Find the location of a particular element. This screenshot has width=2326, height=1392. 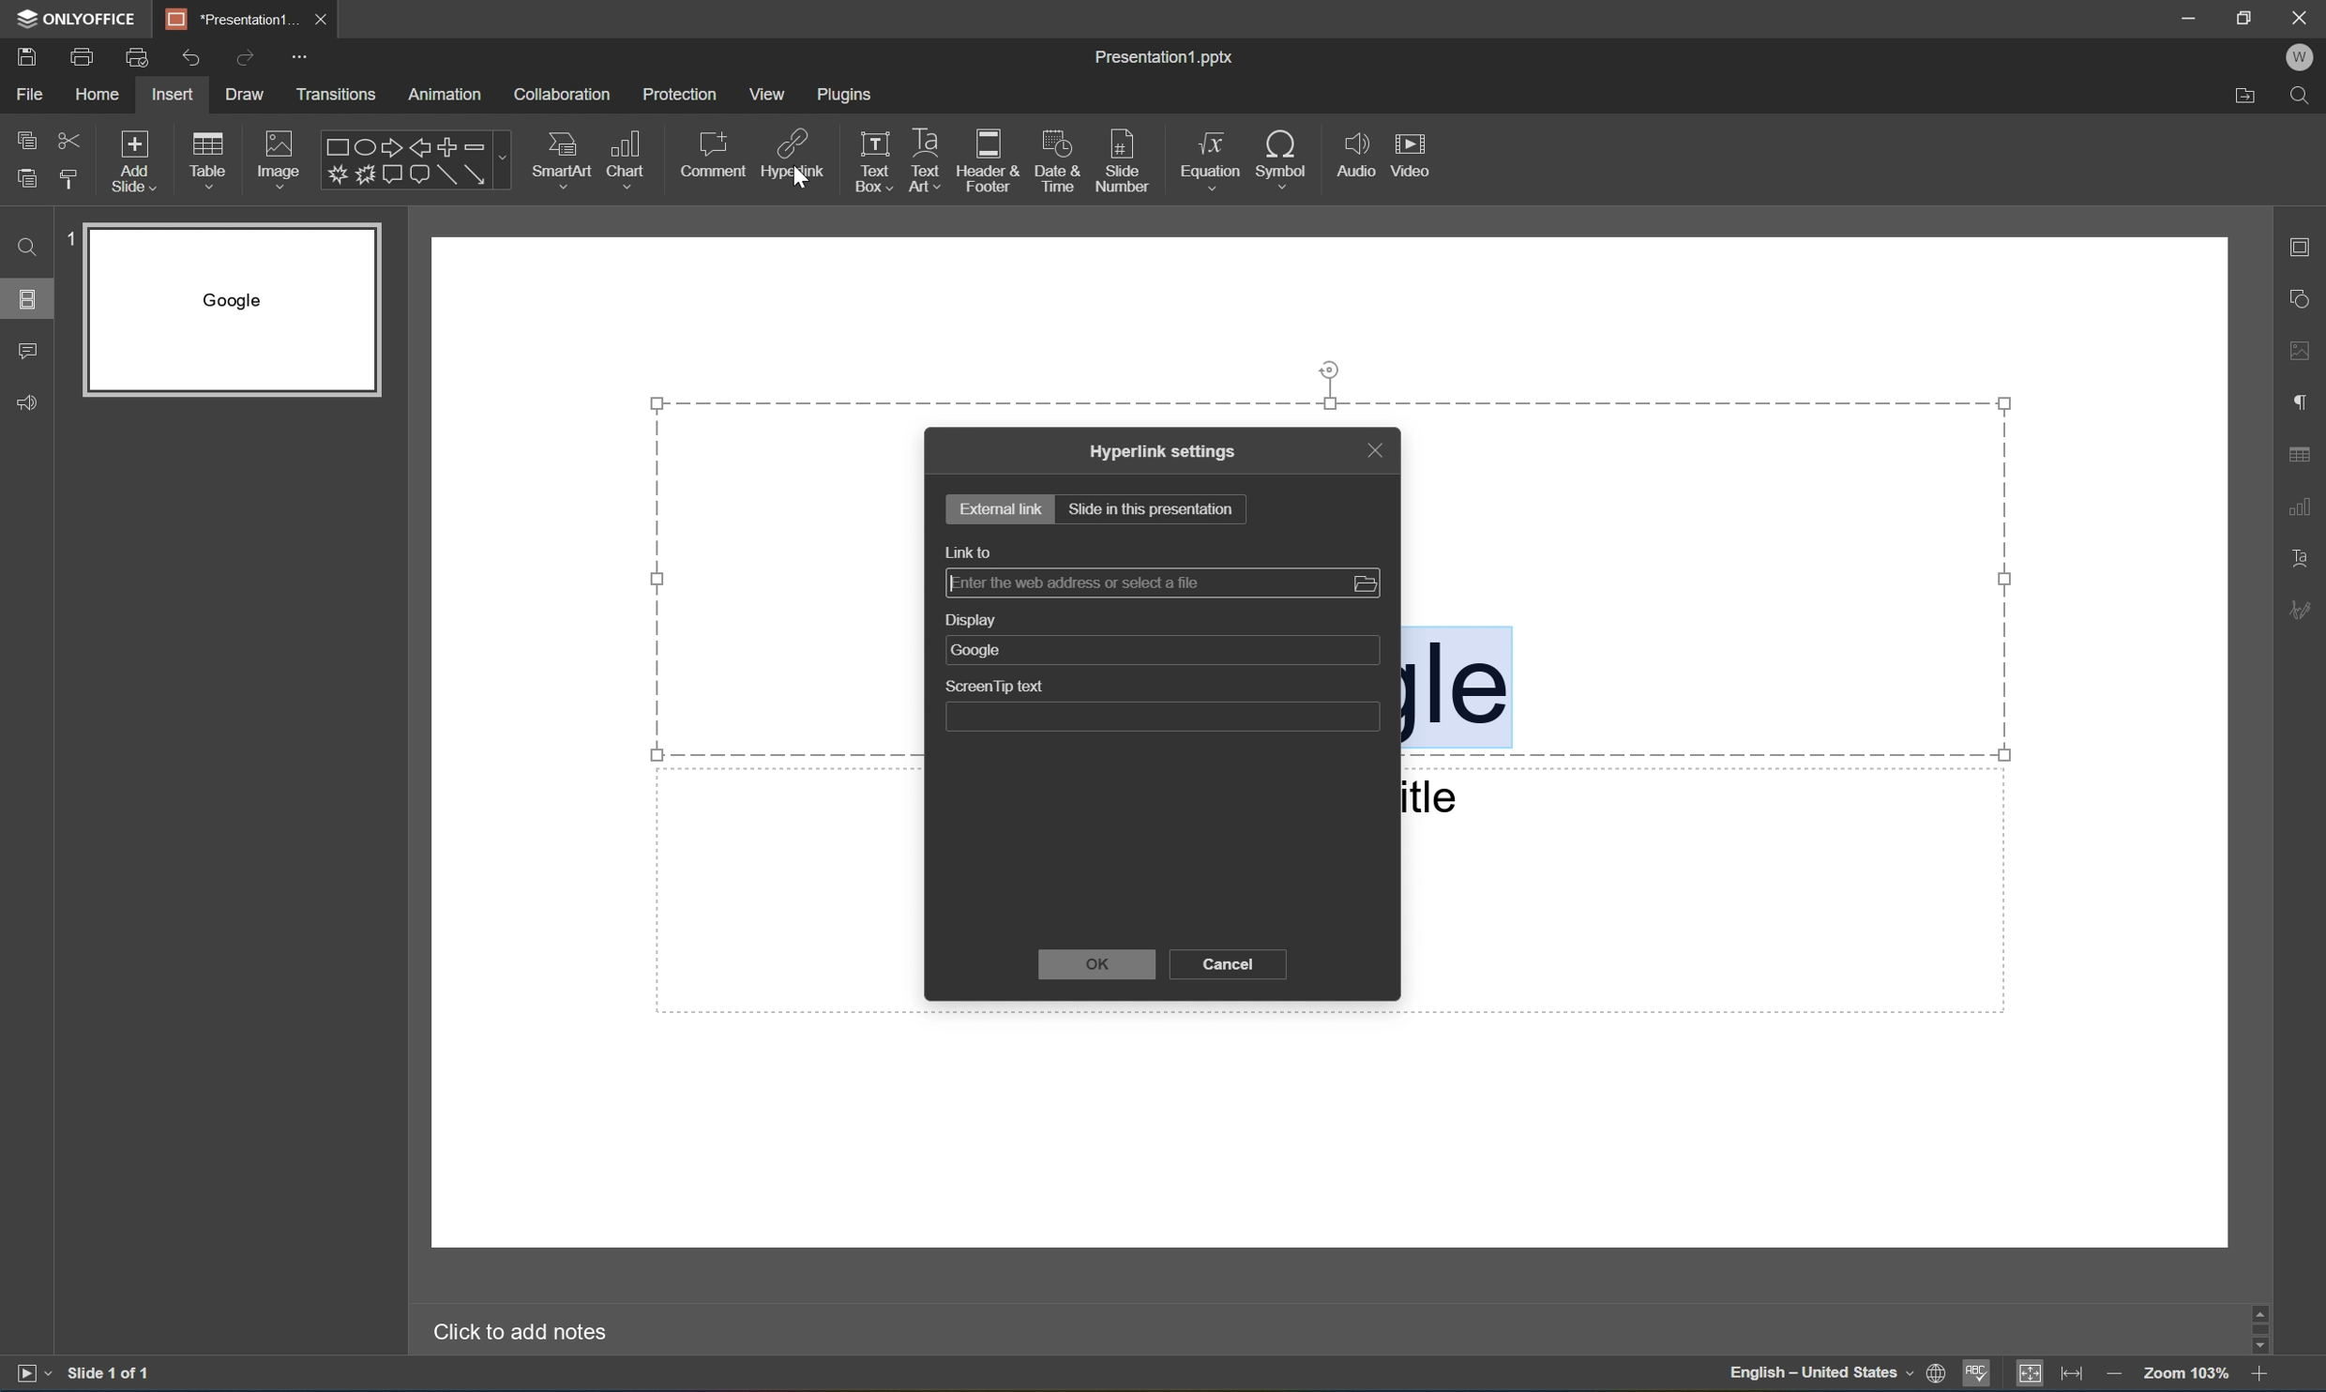

Fit to width is located at coordinates (2079, 1373).